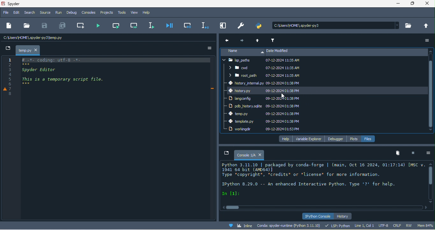  What do you see at coordinates (243, 130) in the screenshot?
I see `workingdir` at bounding box center [243, 130].